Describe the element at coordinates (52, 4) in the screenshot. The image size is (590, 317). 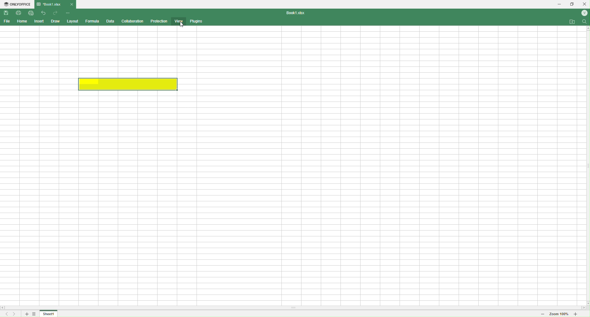
I see `Book1.xlsx` at that location.